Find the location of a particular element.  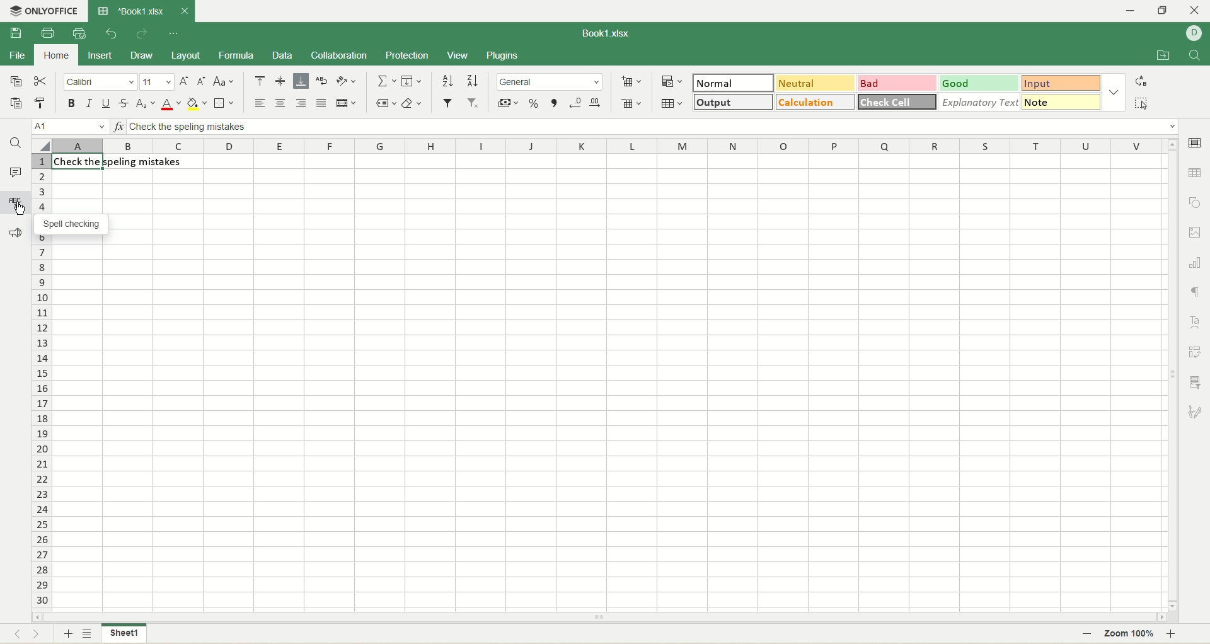

percent style is located at coordinates (534, 104).